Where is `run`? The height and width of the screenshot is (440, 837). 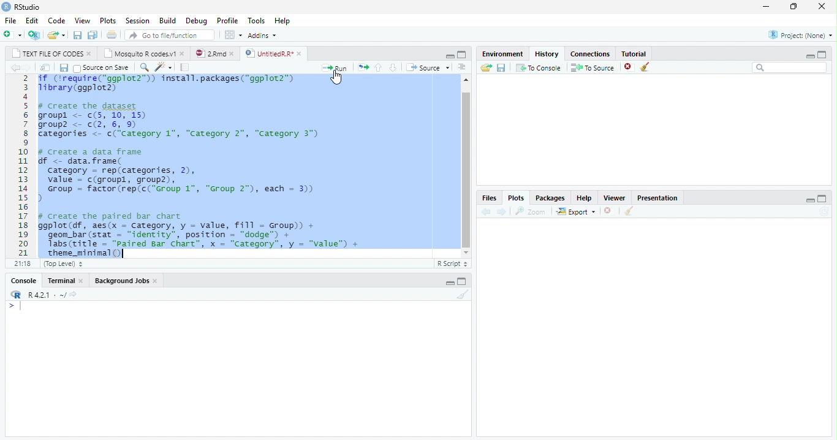 run is located at coordinates (336, 67).